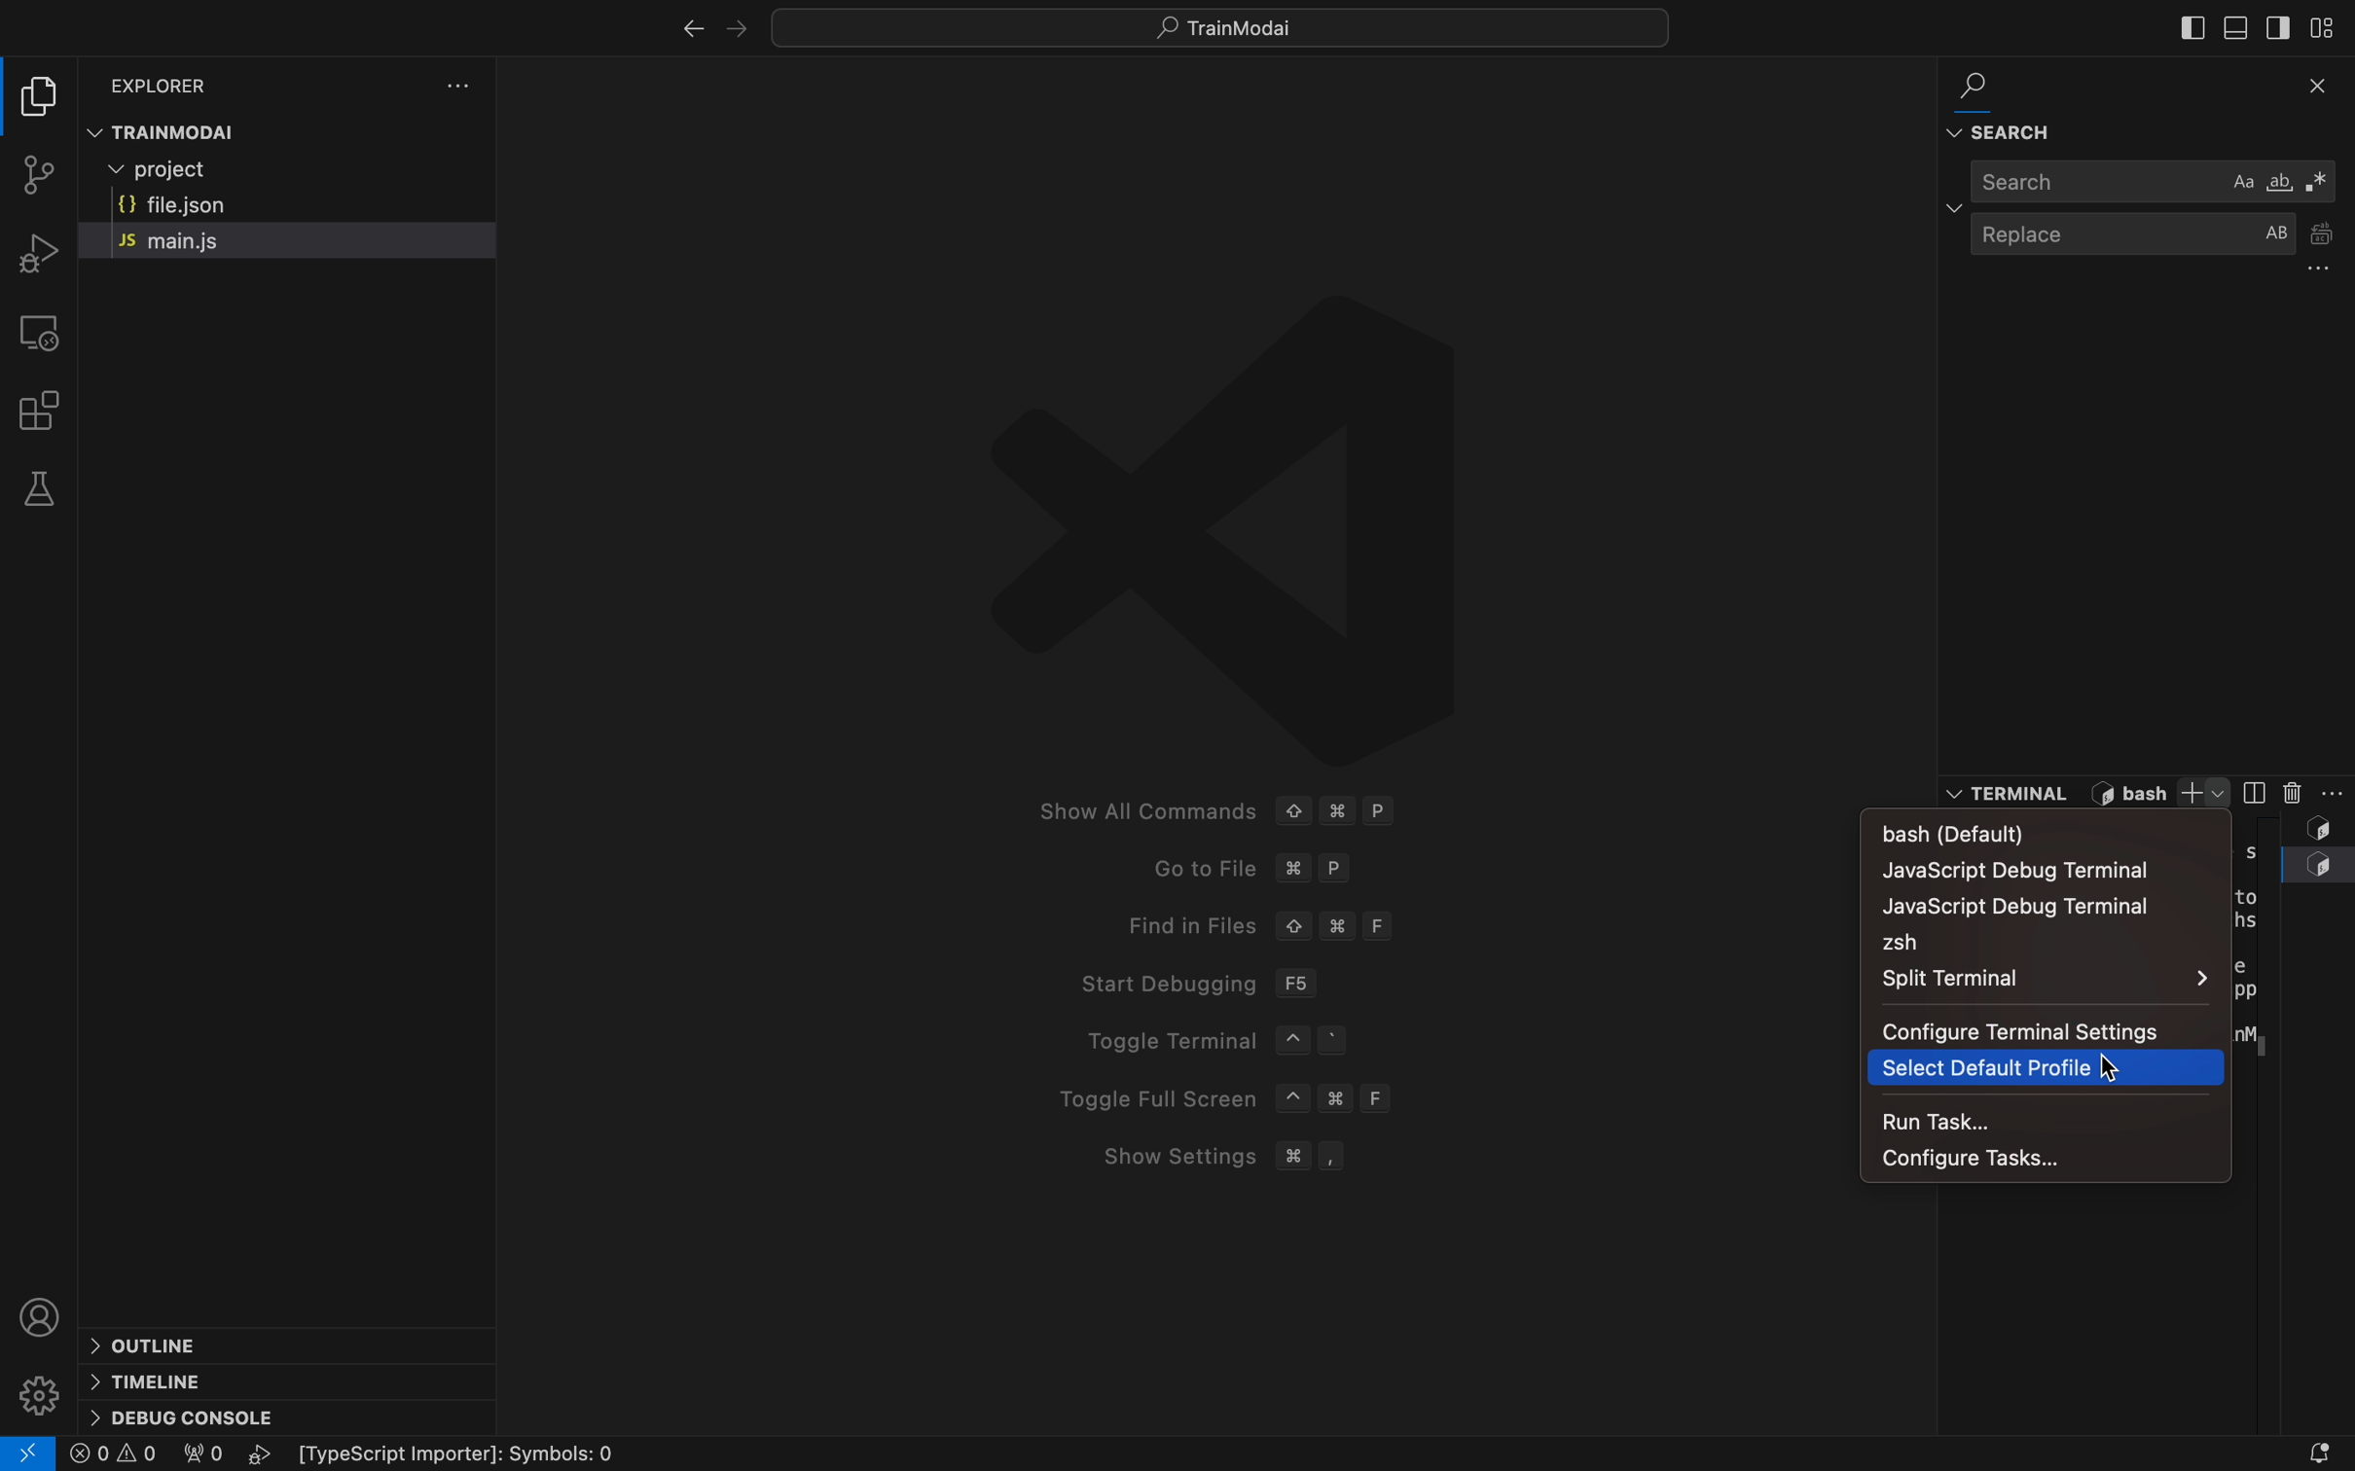 The height and width of the screenshot is (1471, 2355). What do you see at coordinates (39, 1310) in the screenshot?
I see `profile` at bounding box center [39, 1310].